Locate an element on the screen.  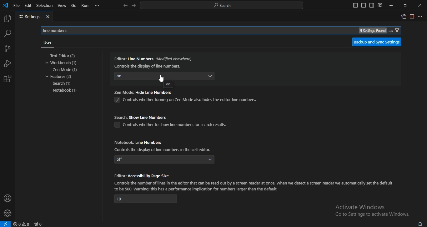
user is located at coordinates (47, 43).